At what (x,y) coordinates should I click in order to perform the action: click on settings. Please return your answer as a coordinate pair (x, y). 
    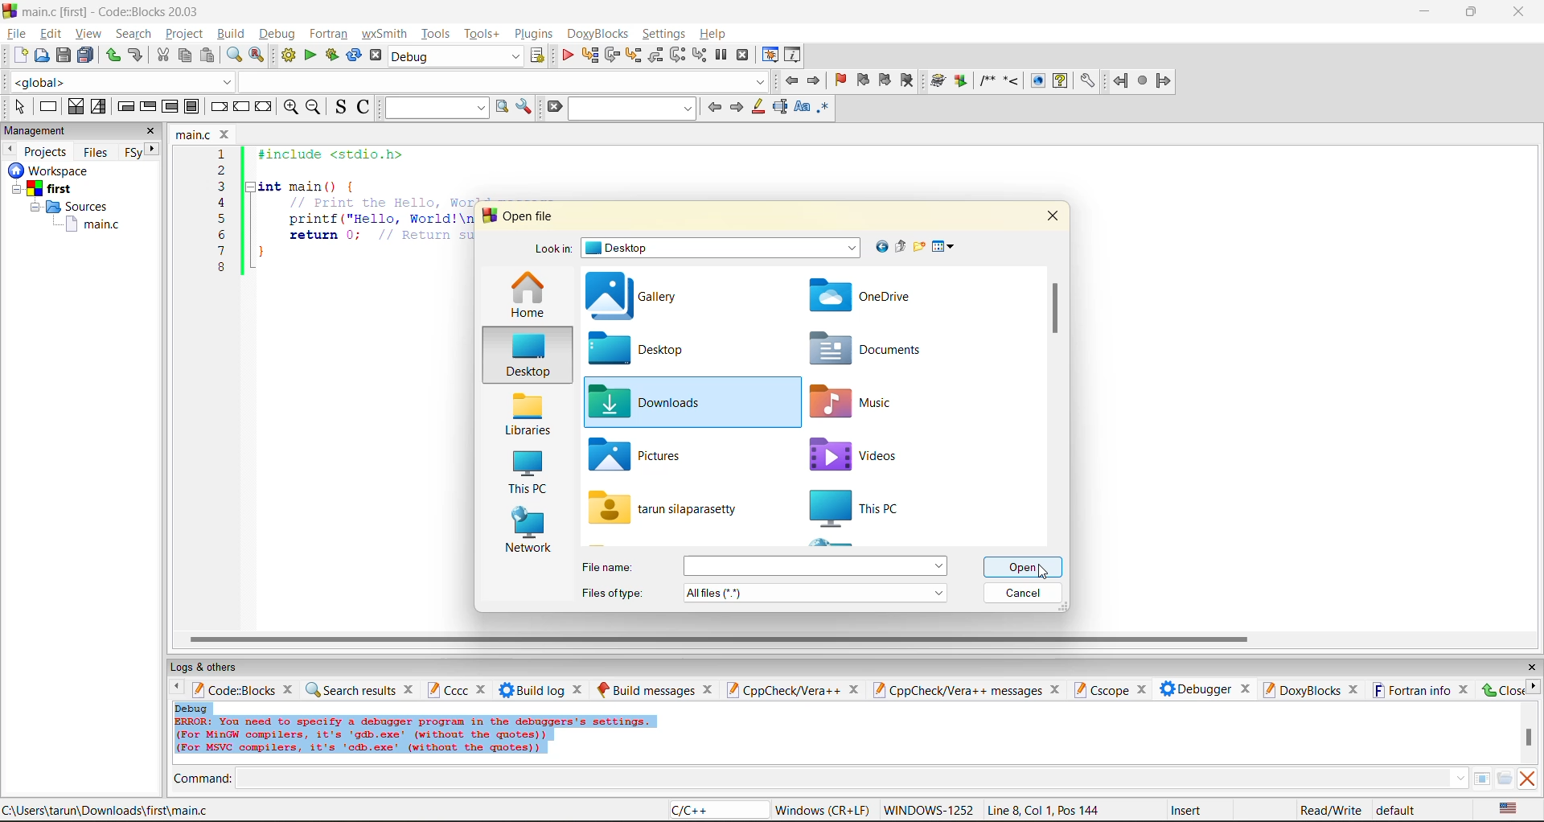
    Looking at the image, I should click on (665, 34).